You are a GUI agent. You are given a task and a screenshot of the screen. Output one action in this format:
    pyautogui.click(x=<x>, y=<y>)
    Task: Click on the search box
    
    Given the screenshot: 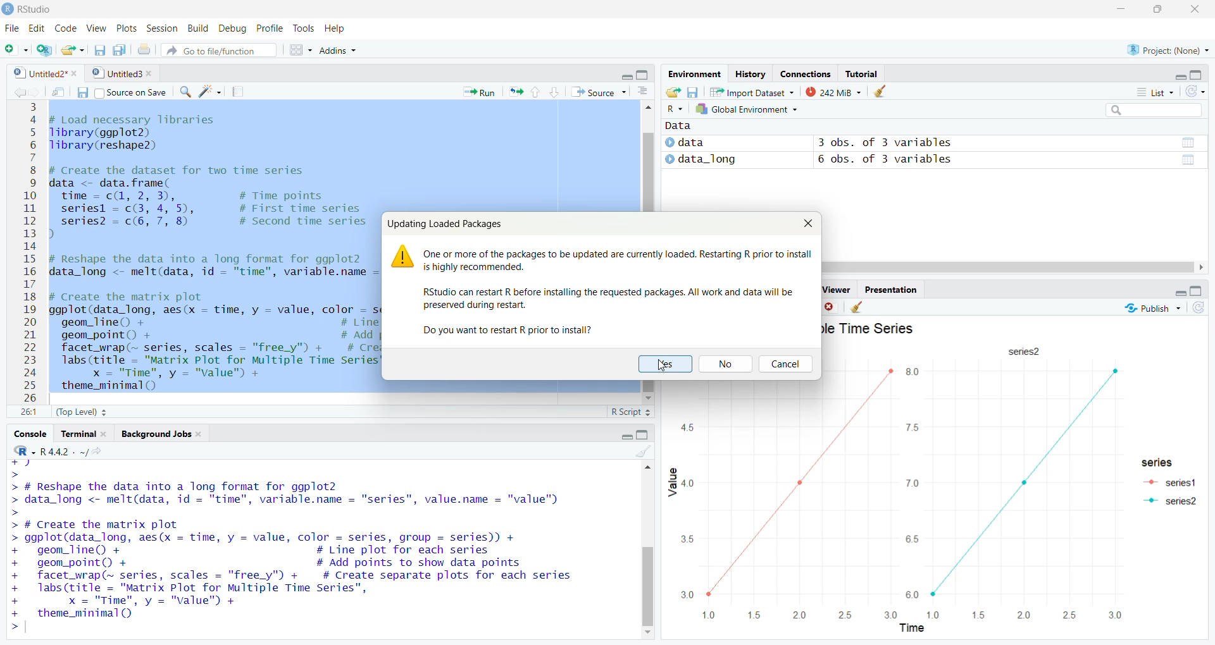 What is the action you would take?
    pyautogui.click(x=1152, y=109)
    